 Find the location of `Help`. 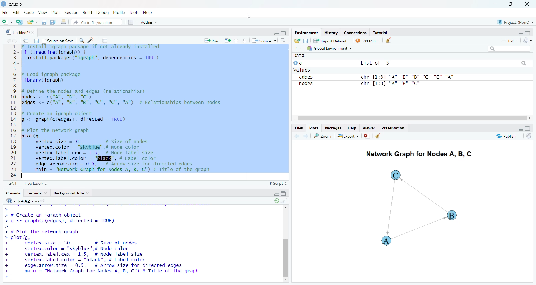

Help is located at coordinates (351, 127).